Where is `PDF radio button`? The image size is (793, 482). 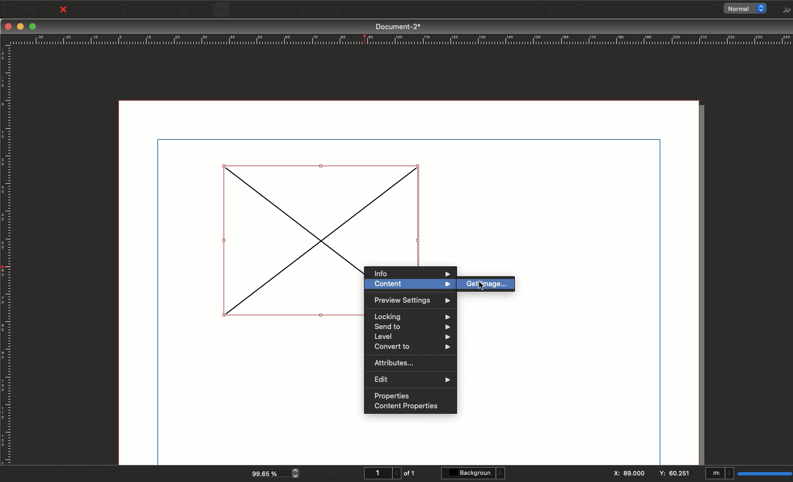
PDF radio button is located at coordinates (624, 10).